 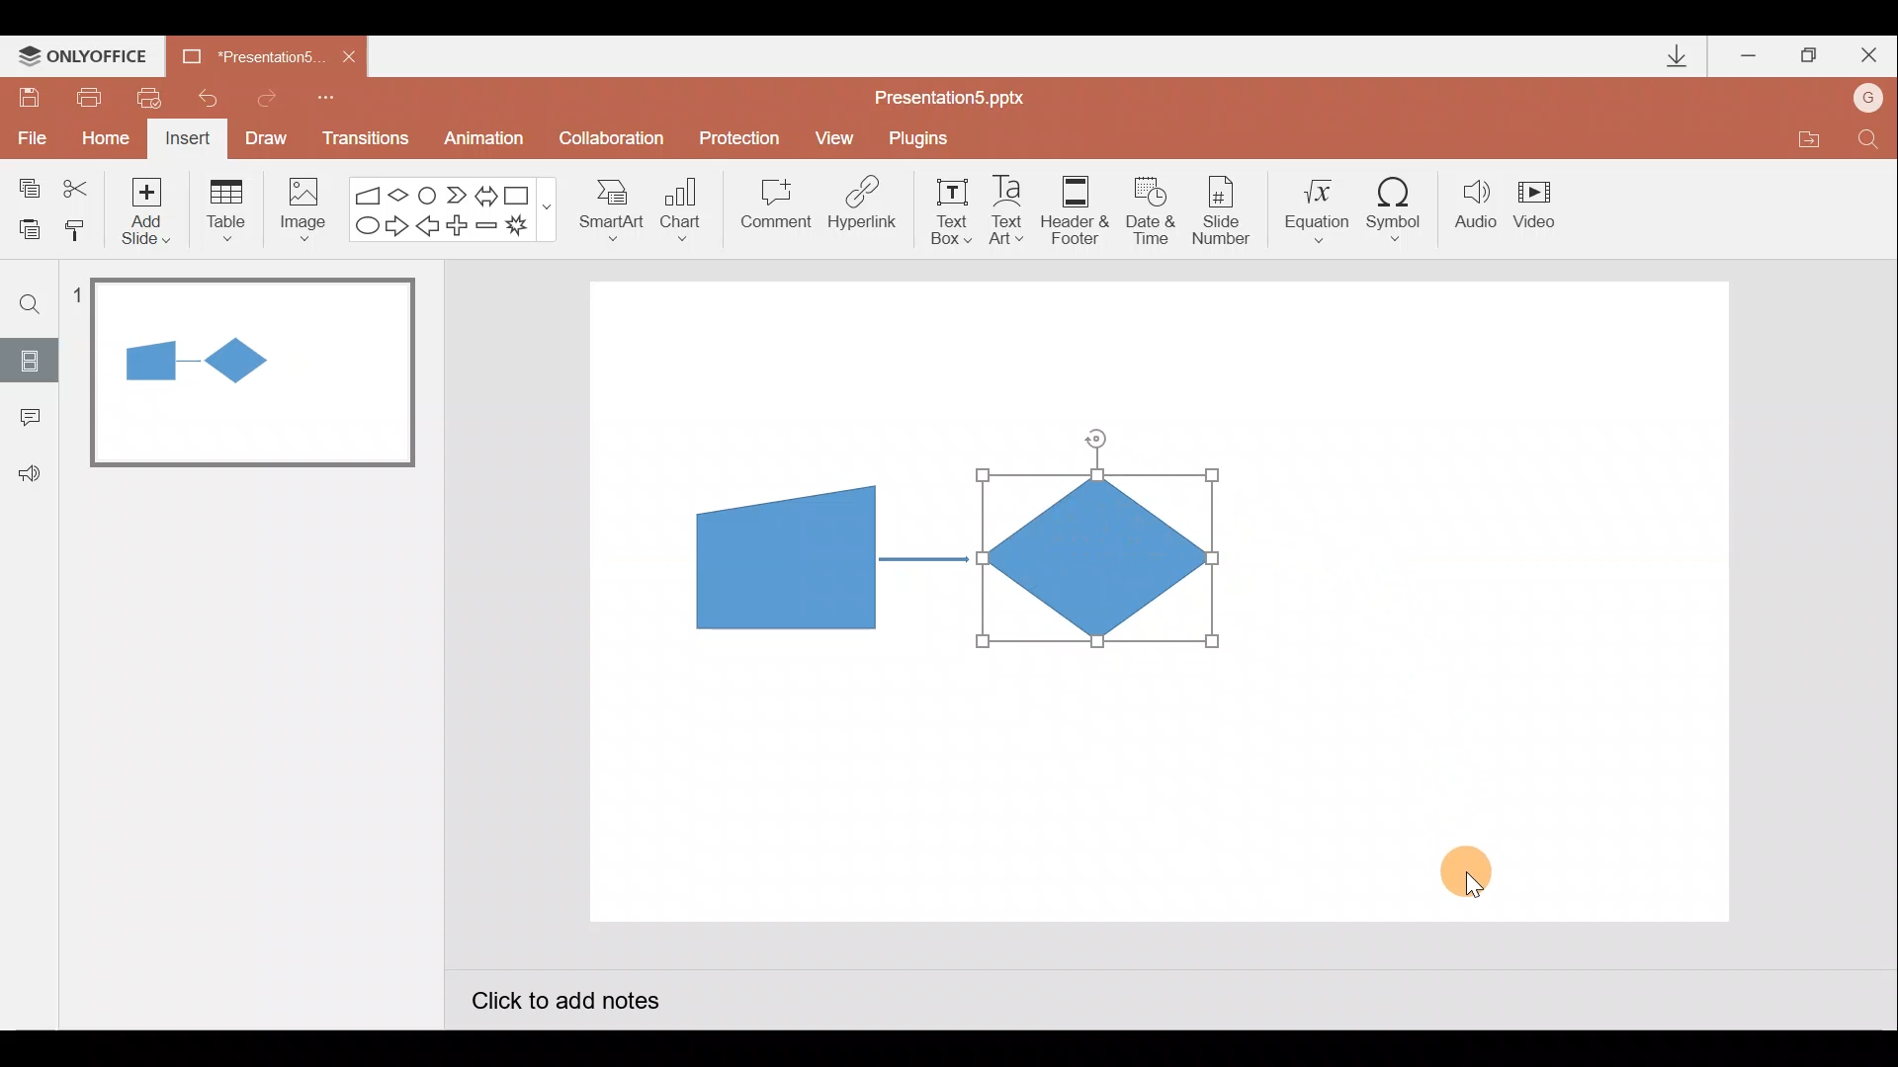 What do you see at coordinates (298, 208) in the screenshot?
I see `Image` at bounding box center [298, 208].